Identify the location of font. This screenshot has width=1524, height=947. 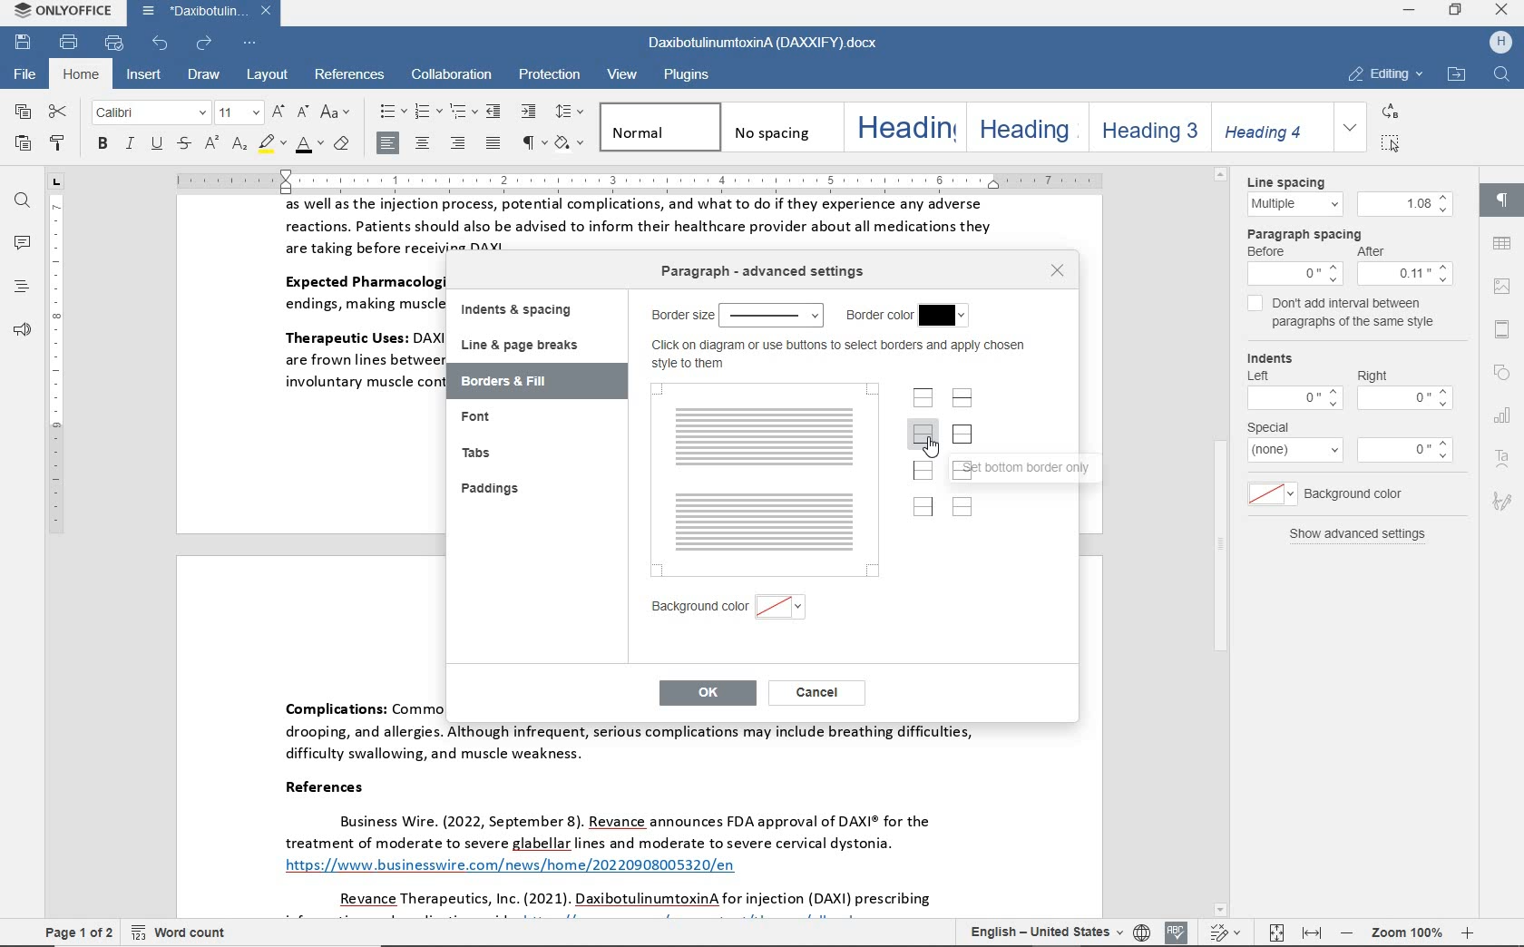
(480, 418).